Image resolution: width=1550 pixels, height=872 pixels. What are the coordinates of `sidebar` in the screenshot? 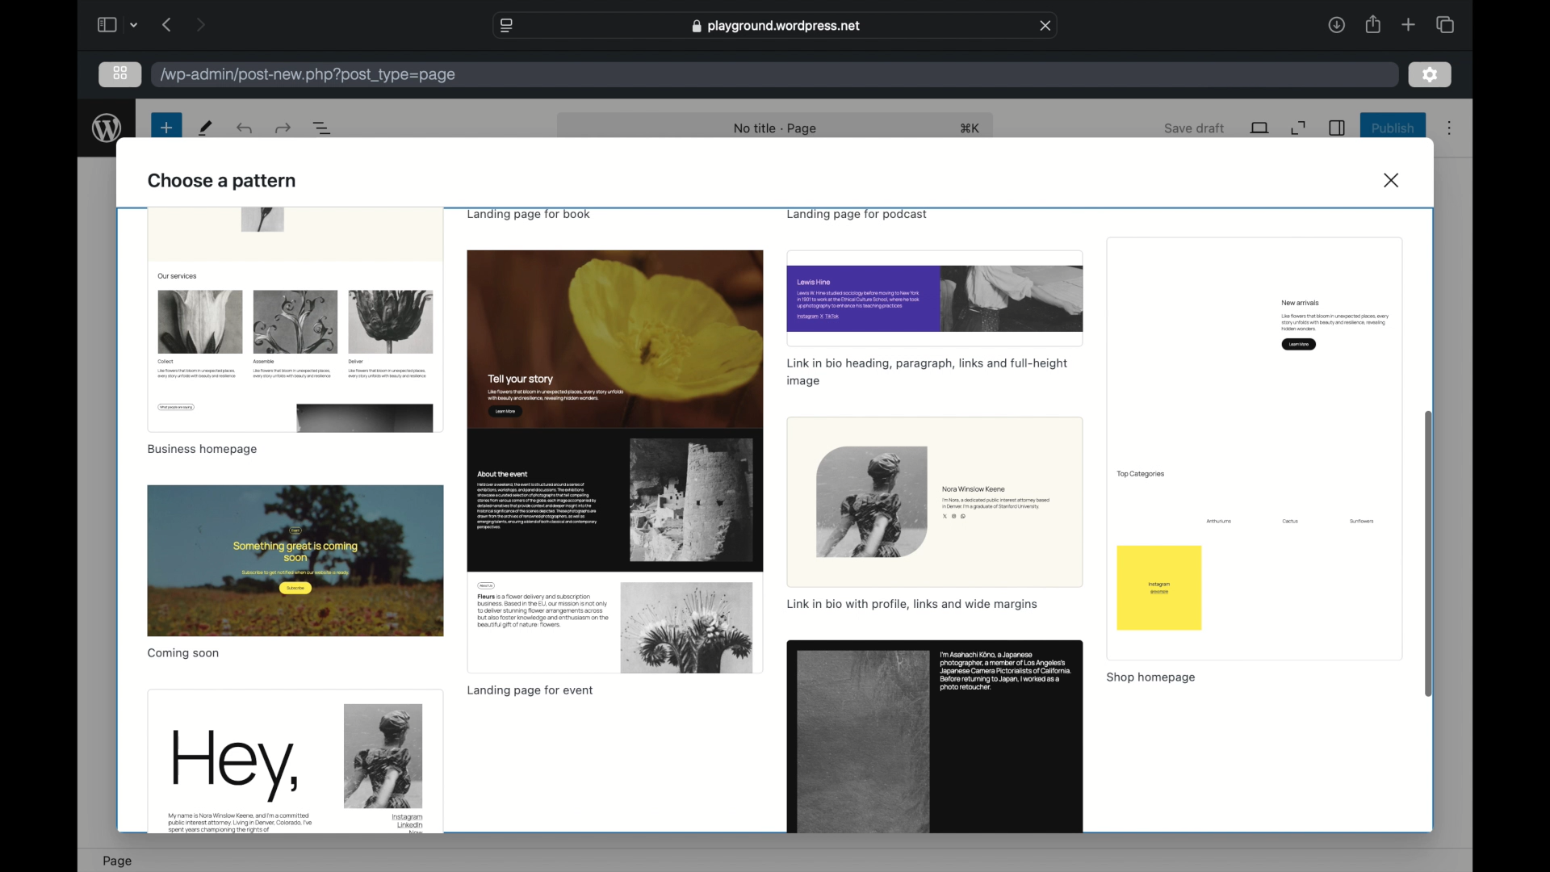 It's located at (1336, 128).